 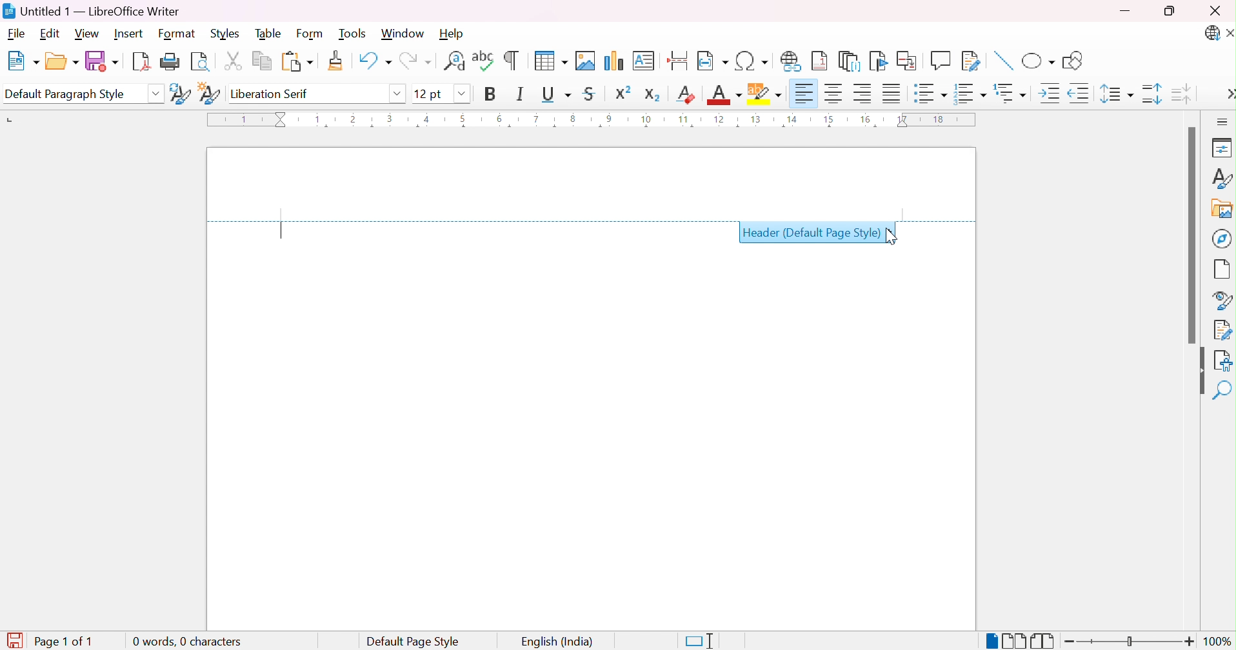 I want to click on Untitled 1 - LibreOffice Writer, so click(x=91, y=11).